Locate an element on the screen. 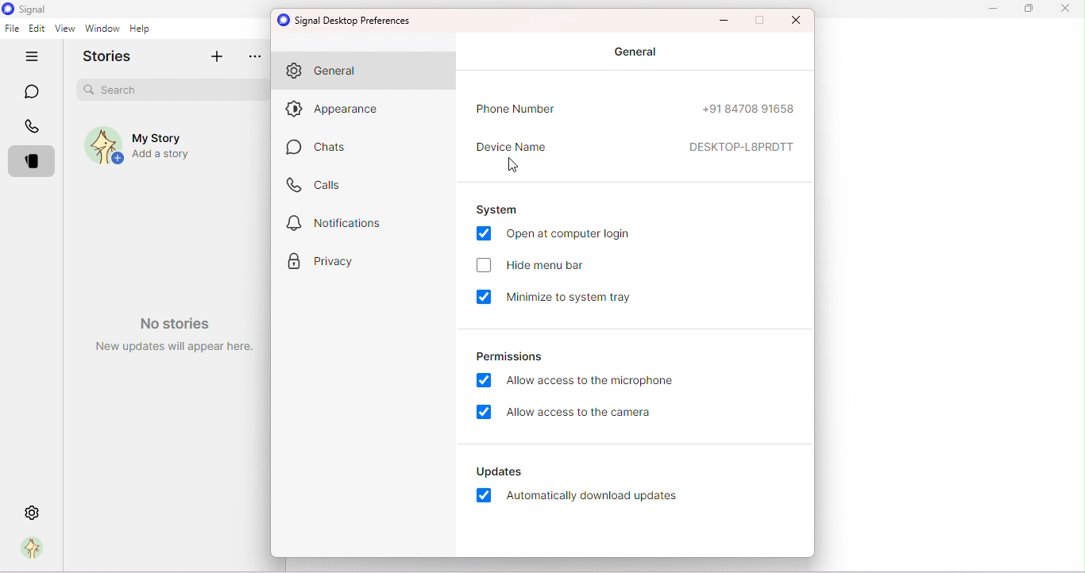 The image size is (1085, 573). Calls is located at coordinates (35, 130).